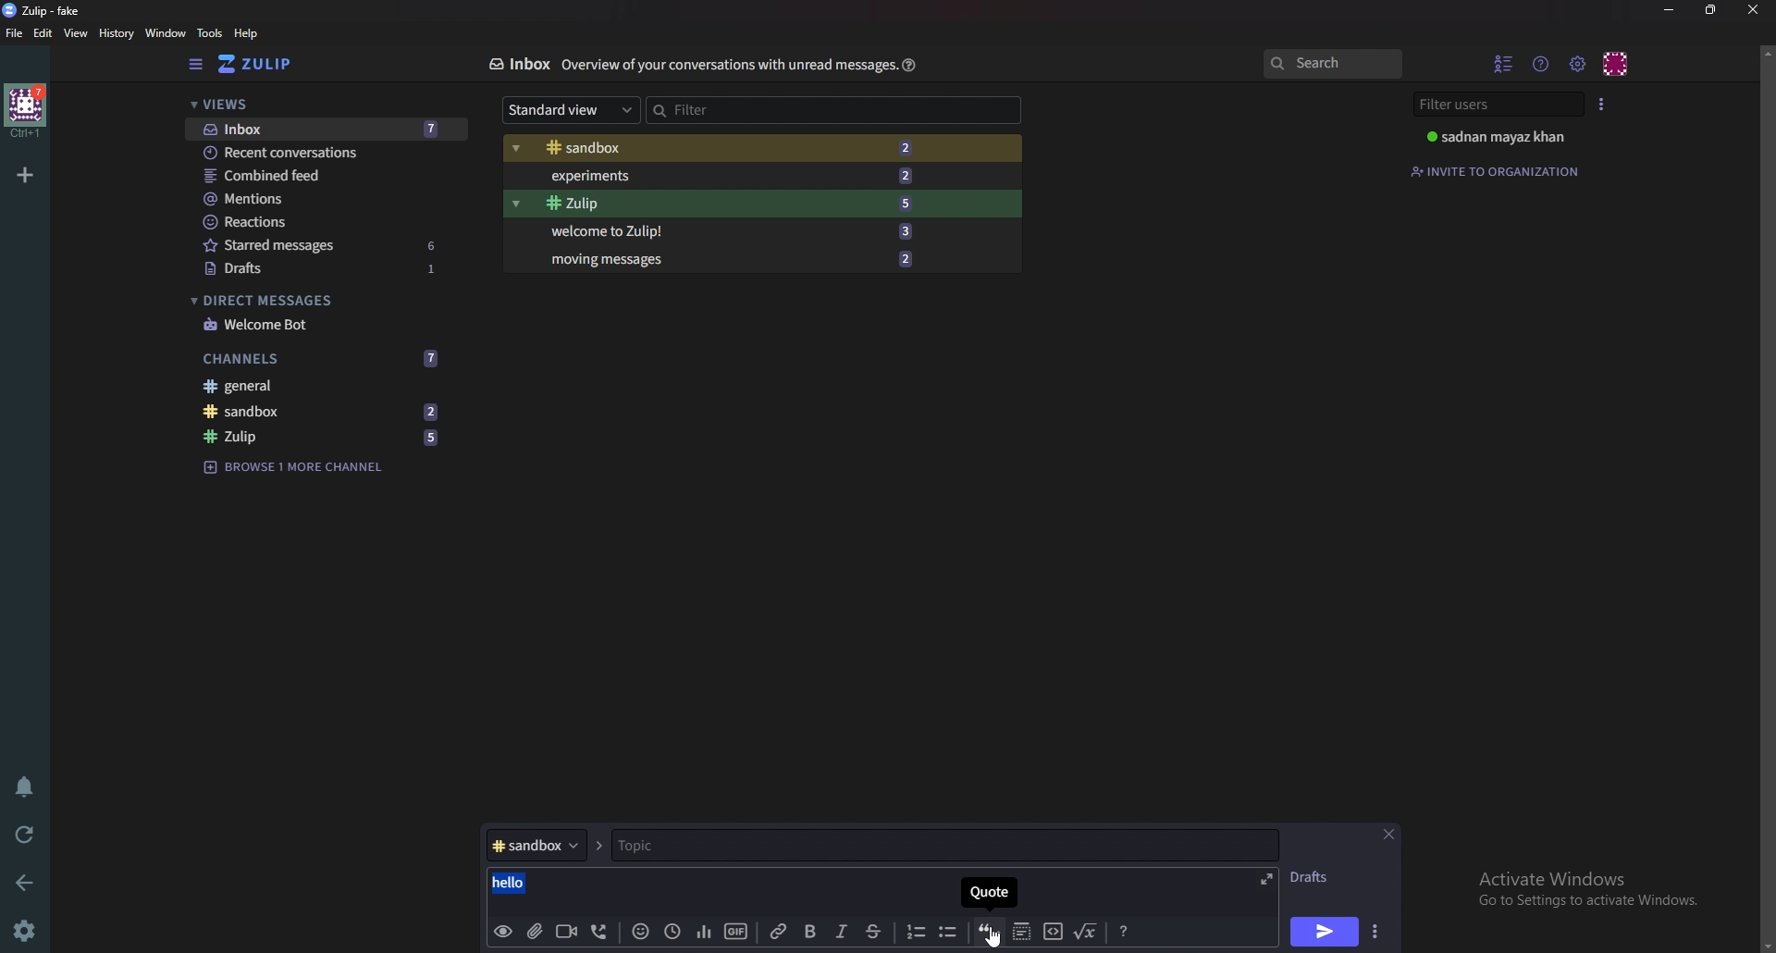  I want to click on Bullet list, so click(948, 933).